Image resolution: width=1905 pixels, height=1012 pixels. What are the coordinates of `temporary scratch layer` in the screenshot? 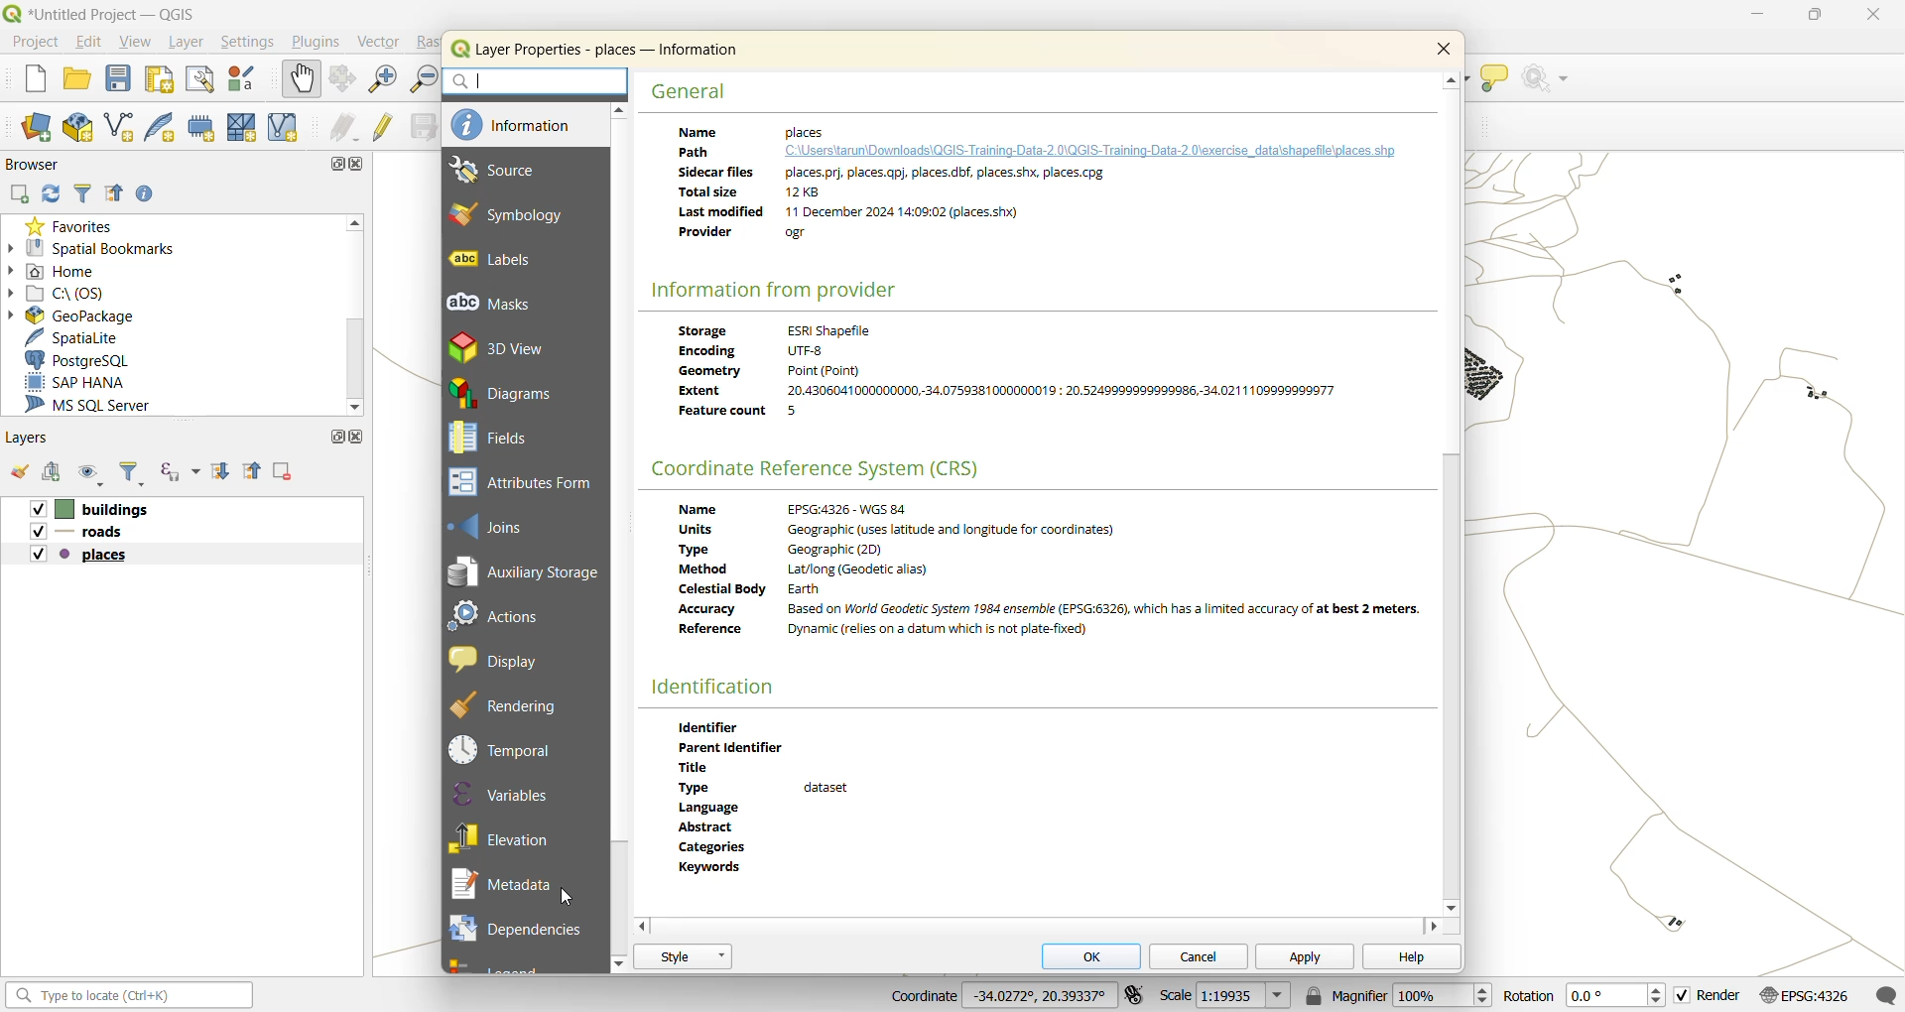 It's located at (202, 127).